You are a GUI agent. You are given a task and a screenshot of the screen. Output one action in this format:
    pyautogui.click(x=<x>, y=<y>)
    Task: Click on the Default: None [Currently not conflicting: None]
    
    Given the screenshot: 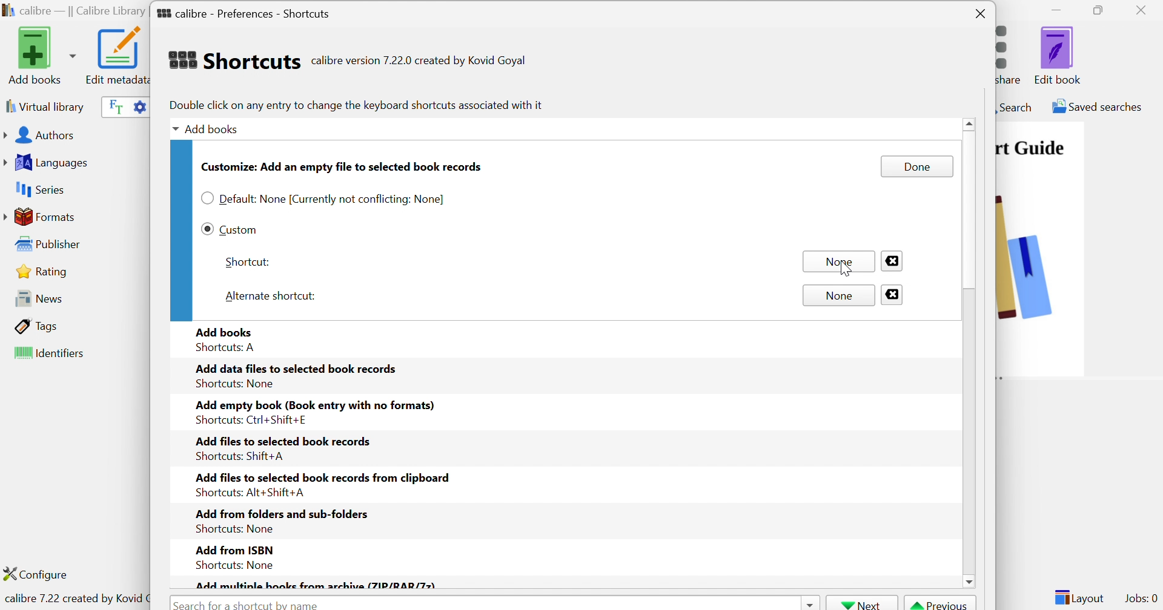 What is the action you would take?
    pyautogui.click(x=334, y=200)
    